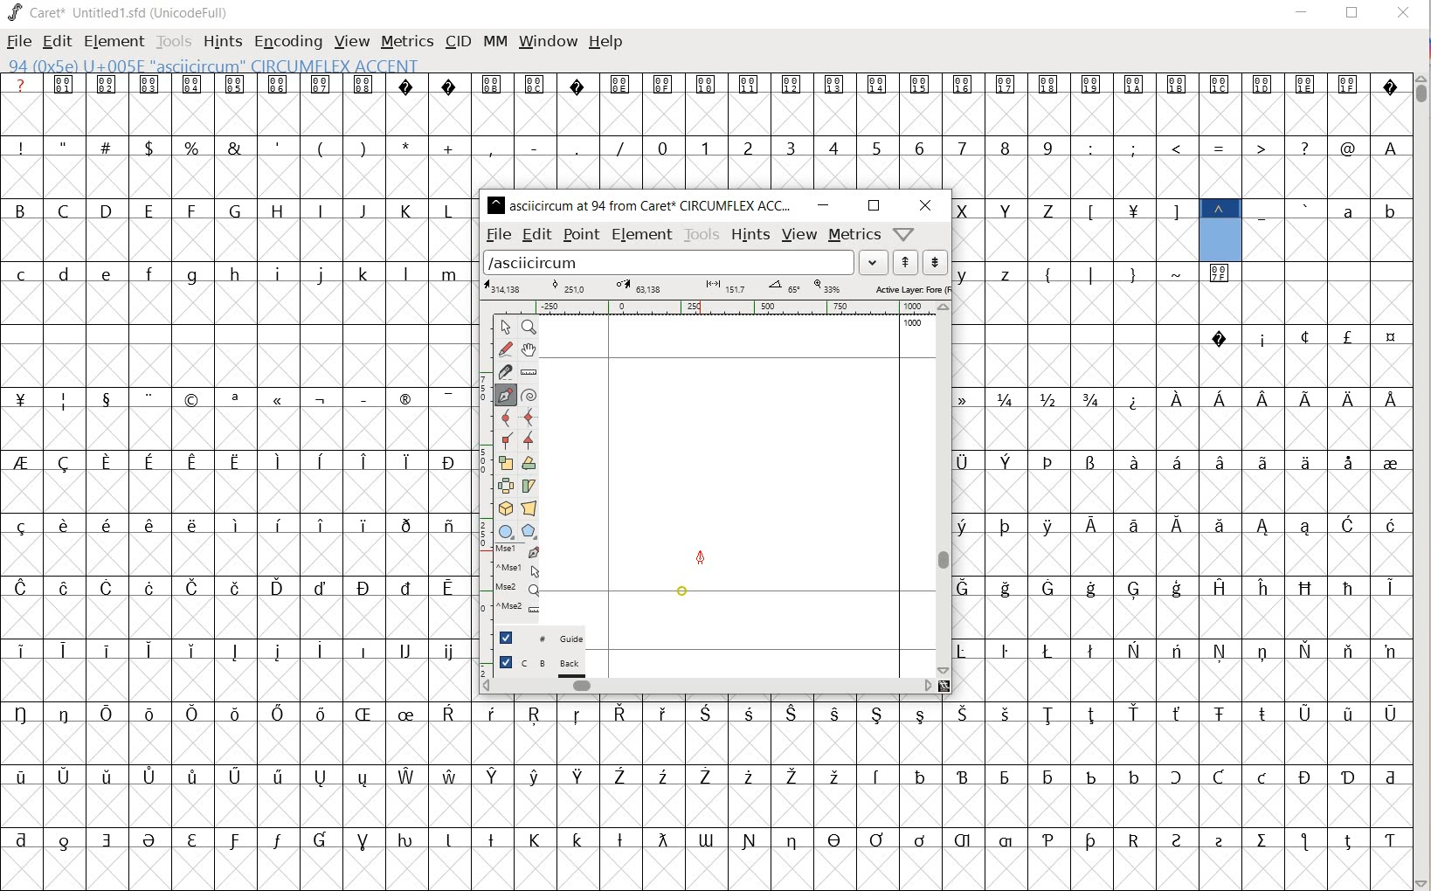 Image resolution: width=1431 pixels, height=891 pixels. What do you see at coordinates (685, 264) in the screenshot?
I see `load word list` at bounding box center [685, 264].